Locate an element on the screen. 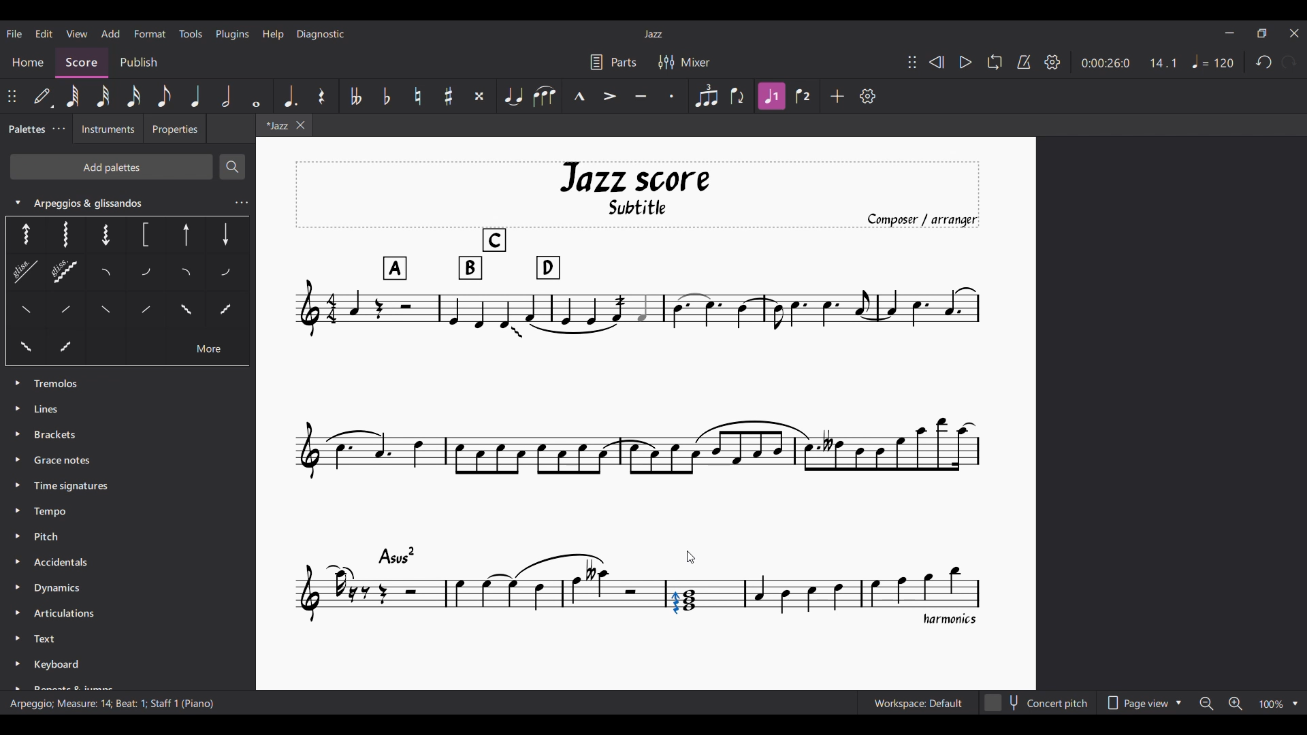 The height and width of the screenshot is (735, 1307). Staccato is located at coordinates (672, 97).